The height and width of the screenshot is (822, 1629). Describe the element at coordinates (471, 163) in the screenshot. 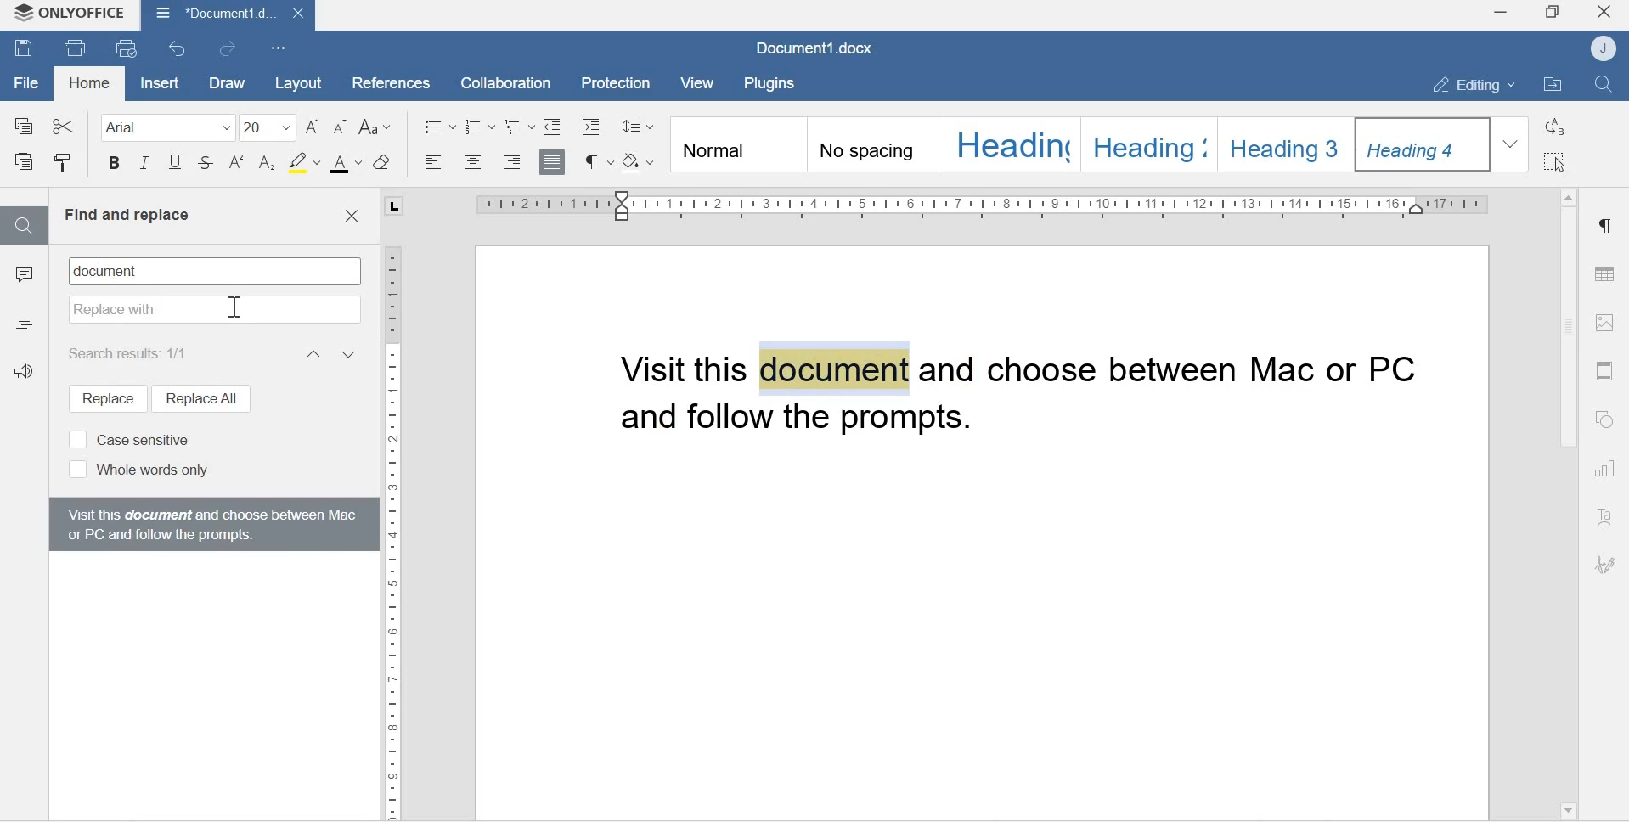

I see `Align center` at that location.